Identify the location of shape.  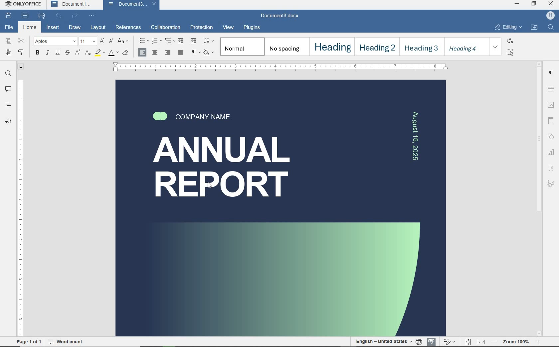
(551, 137).